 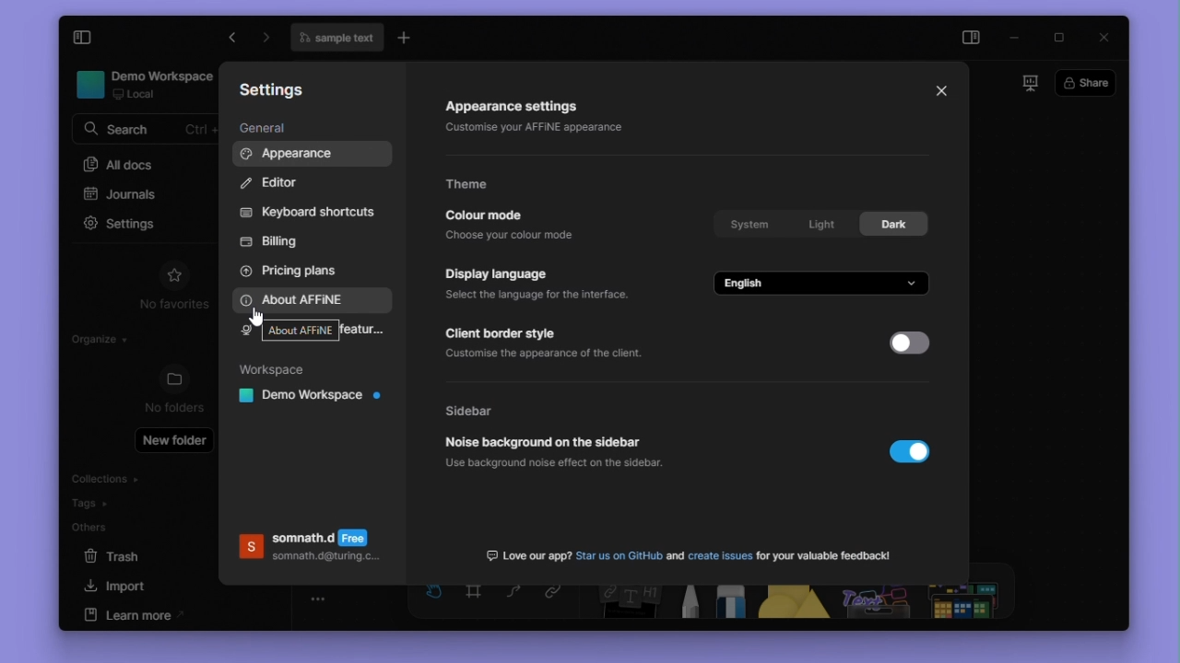 What do you see at coordinates (131, 479) in the screenshot?
I see `Collections` at bounding box center [131, 479].